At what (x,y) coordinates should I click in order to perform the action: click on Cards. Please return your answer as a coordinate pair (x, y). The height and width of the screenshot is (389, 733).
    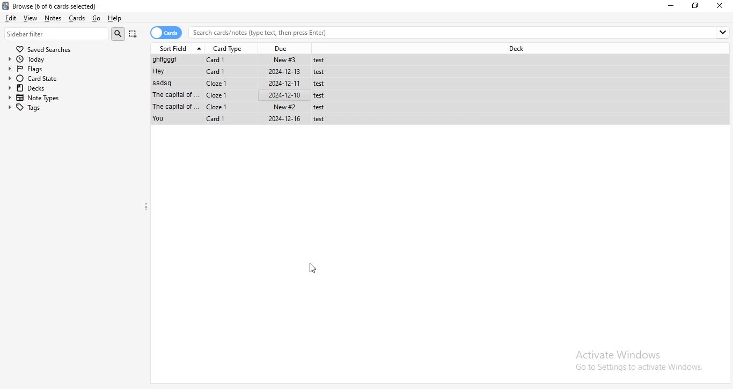
    Looking at the image, I should click on (78, 18).